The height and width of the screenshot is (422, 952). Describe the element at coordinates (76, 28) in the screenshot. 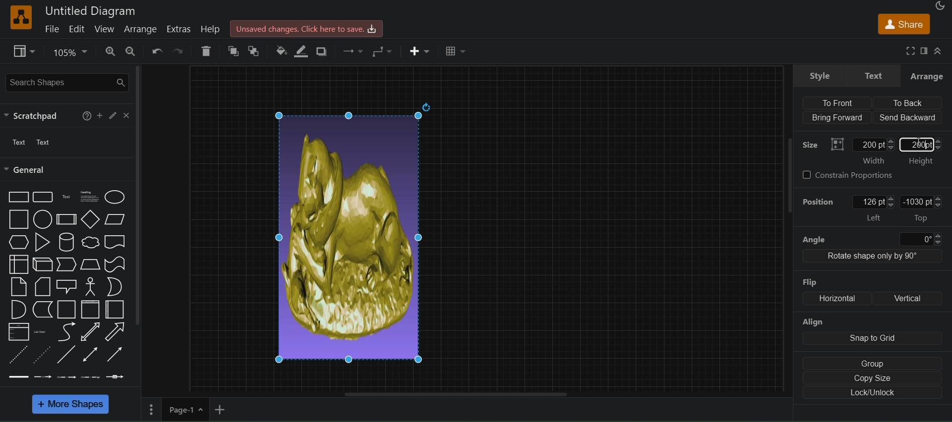

I see `edit` at that location.